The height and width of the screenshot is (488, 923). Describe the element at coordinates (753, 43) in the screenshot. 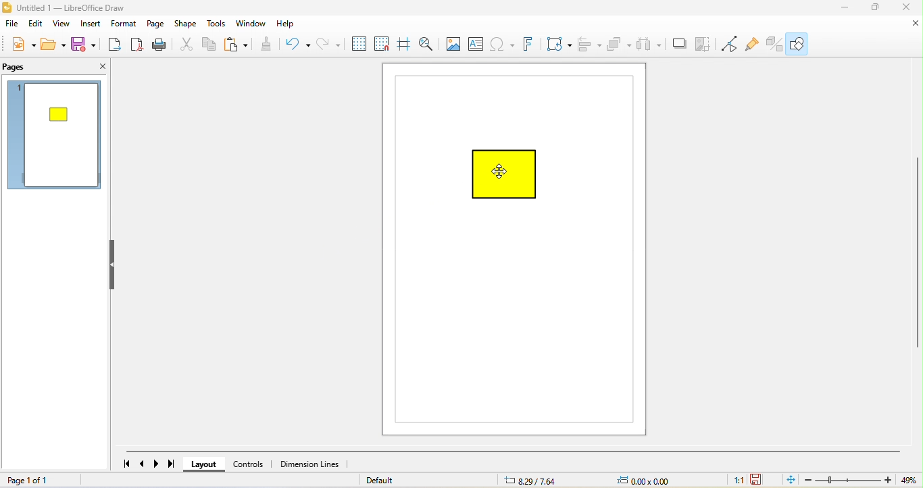

I see `show gluepoint function` at that location.